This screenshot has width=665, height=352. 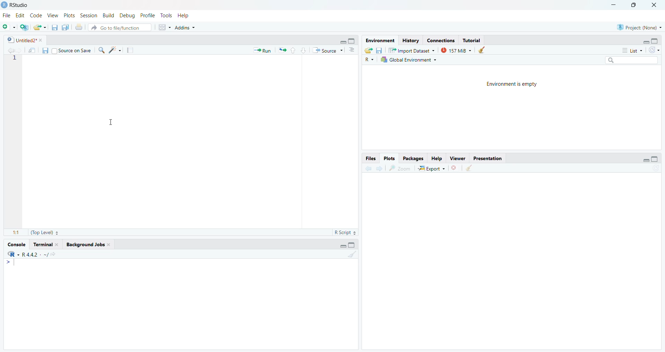 What do you see at coordinates (632, 50) in the screenshot?
I see `list` at bounding box center [632, 50].